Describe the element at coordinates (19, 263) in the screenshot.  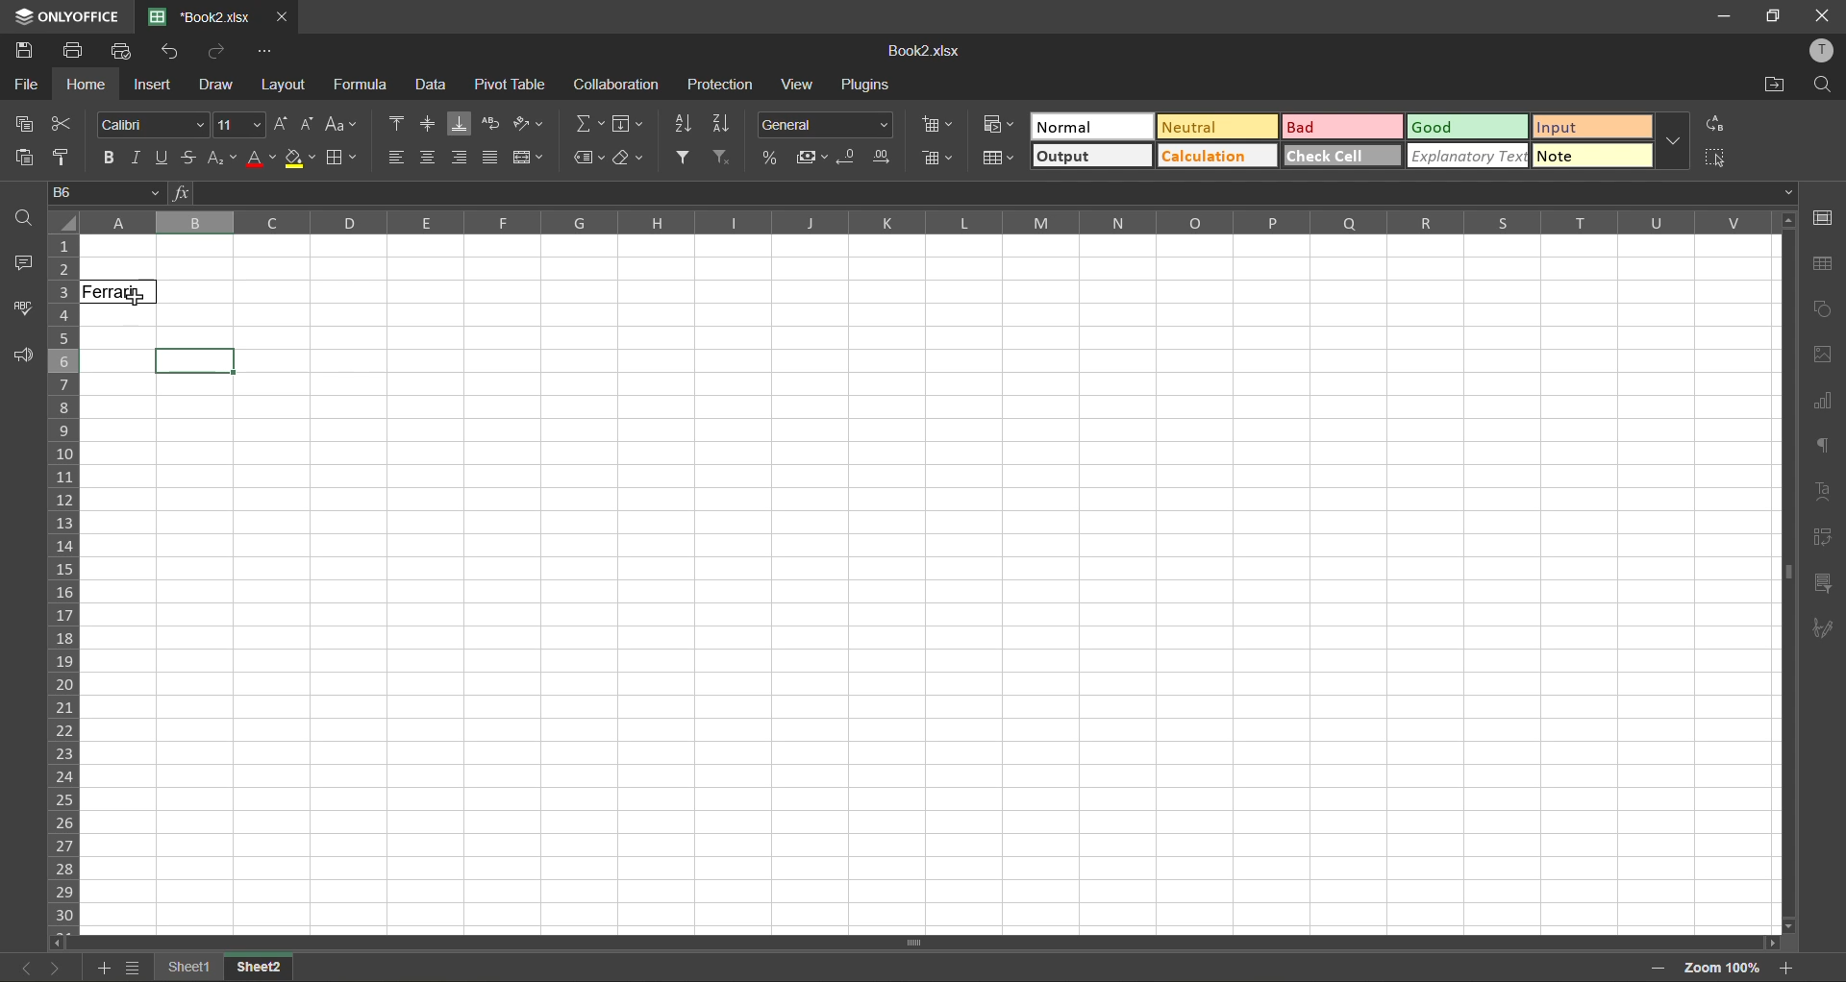
I see `comments` at that location.